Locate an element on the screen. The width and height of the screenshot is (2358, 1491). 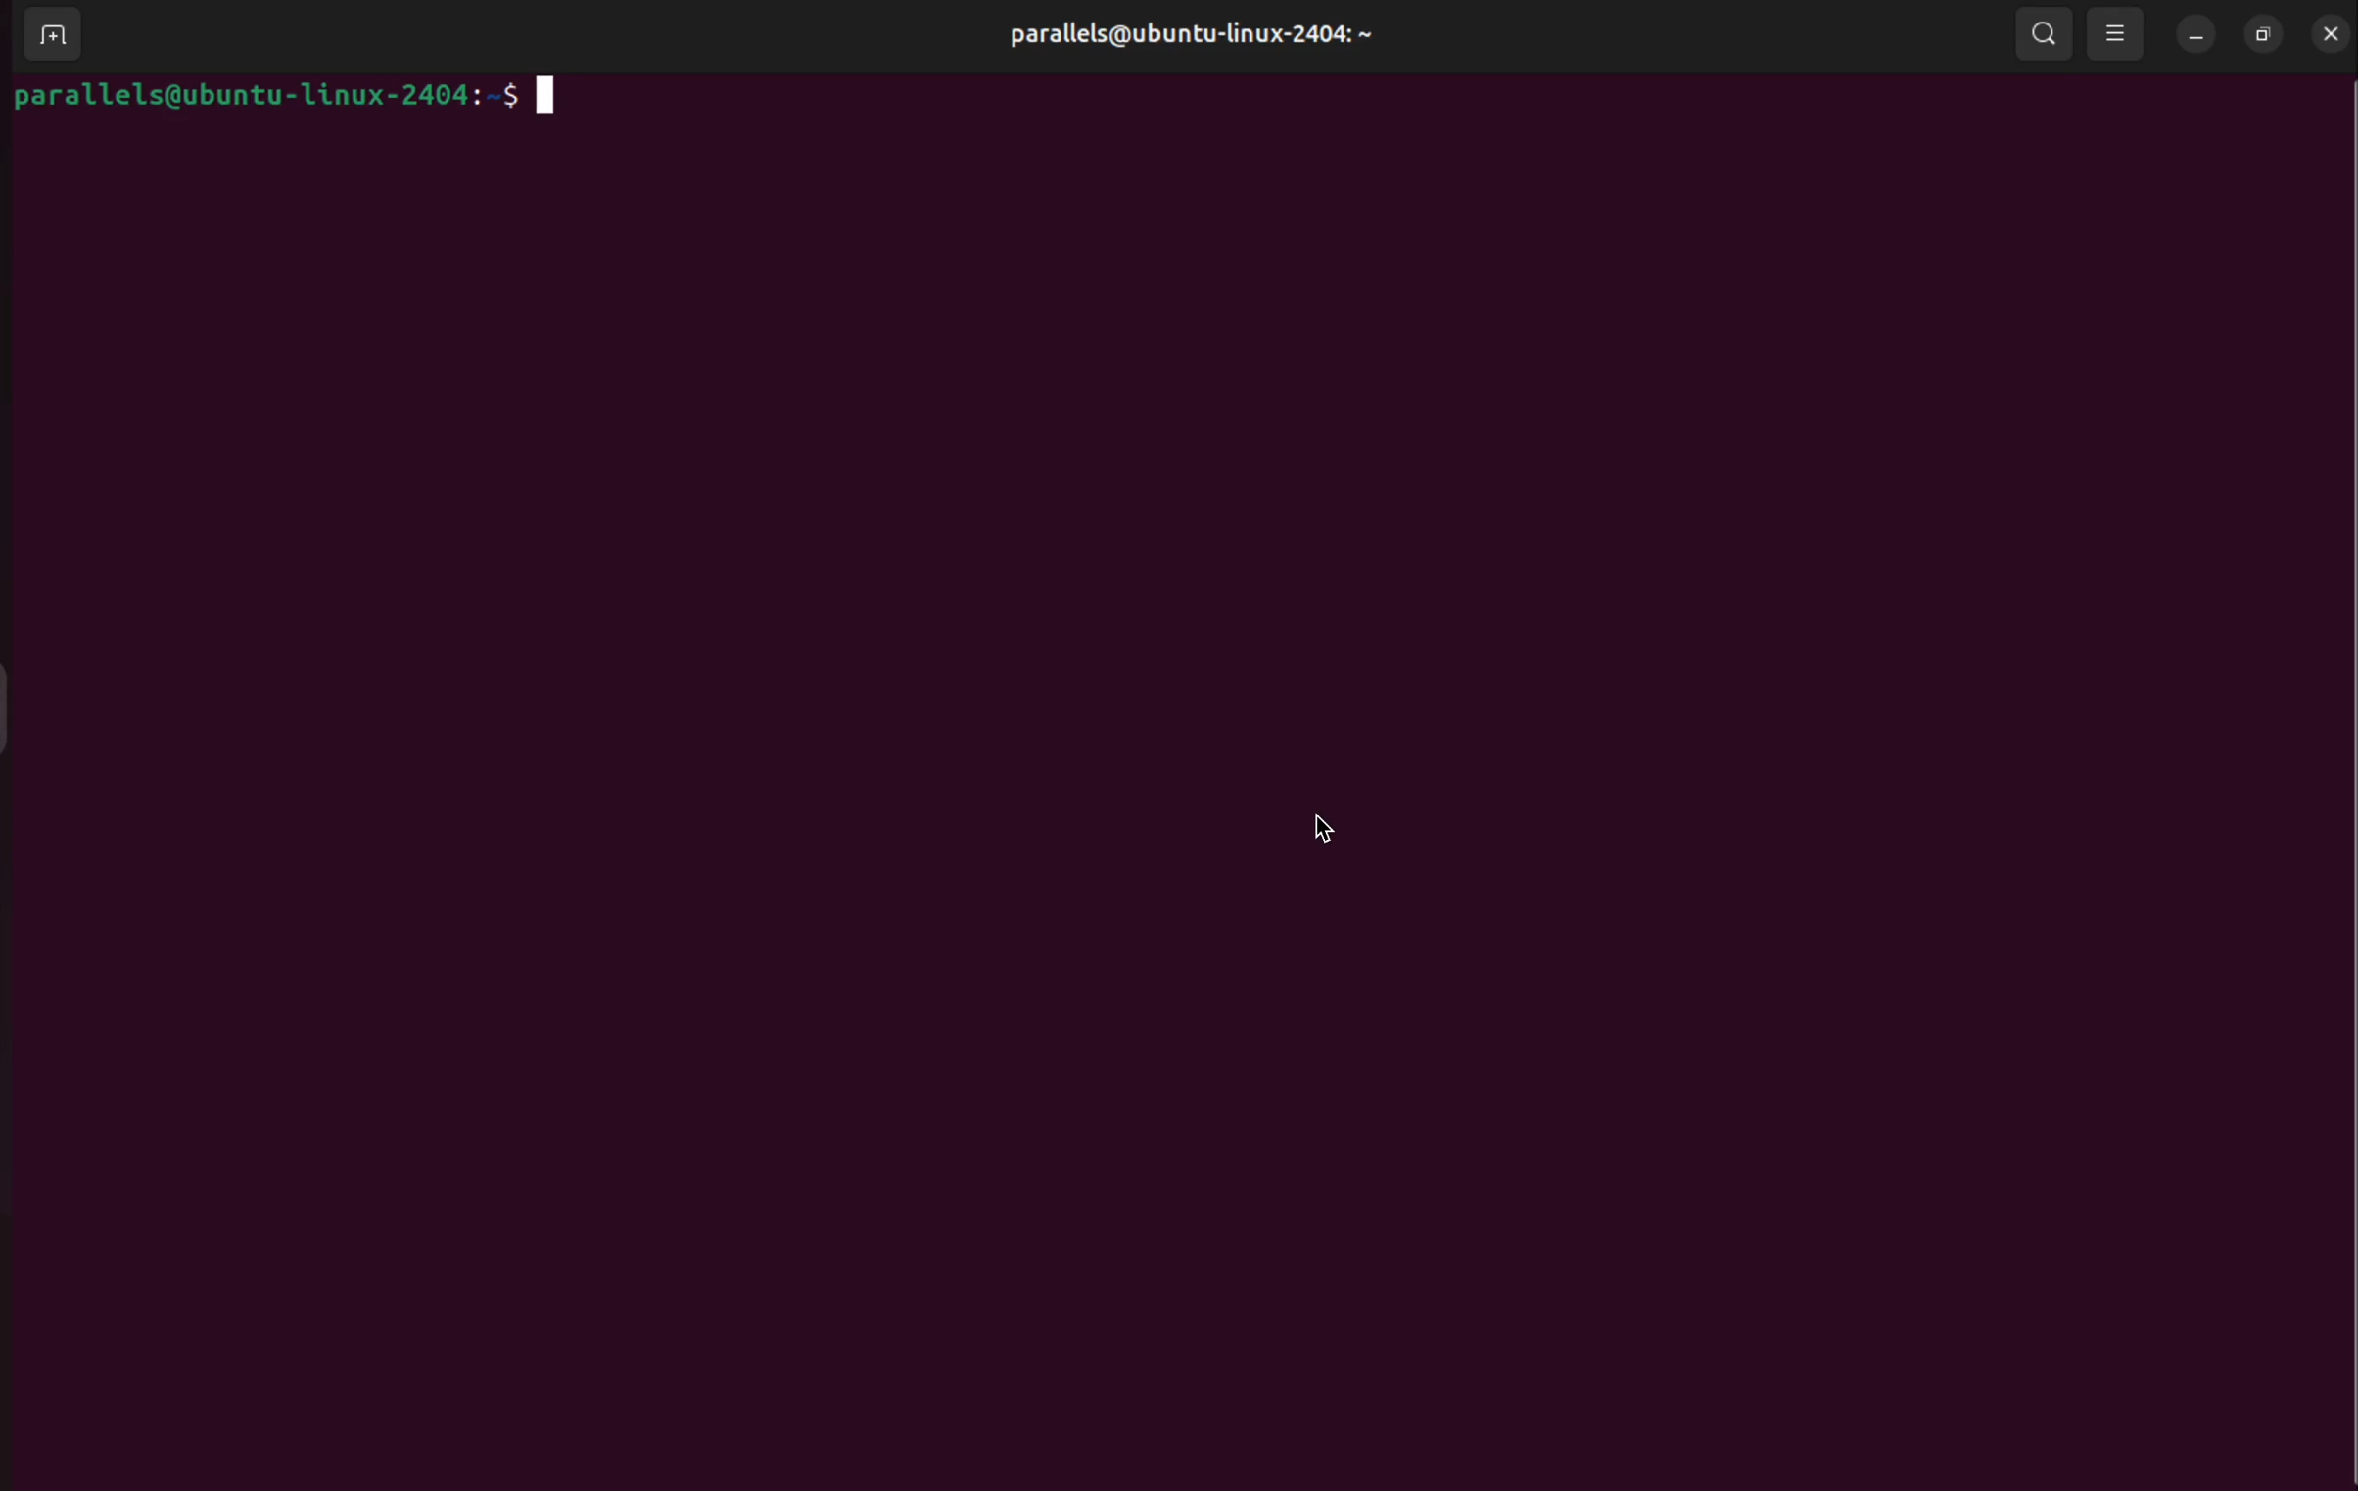
view options is located at coordinates (2117, 32).